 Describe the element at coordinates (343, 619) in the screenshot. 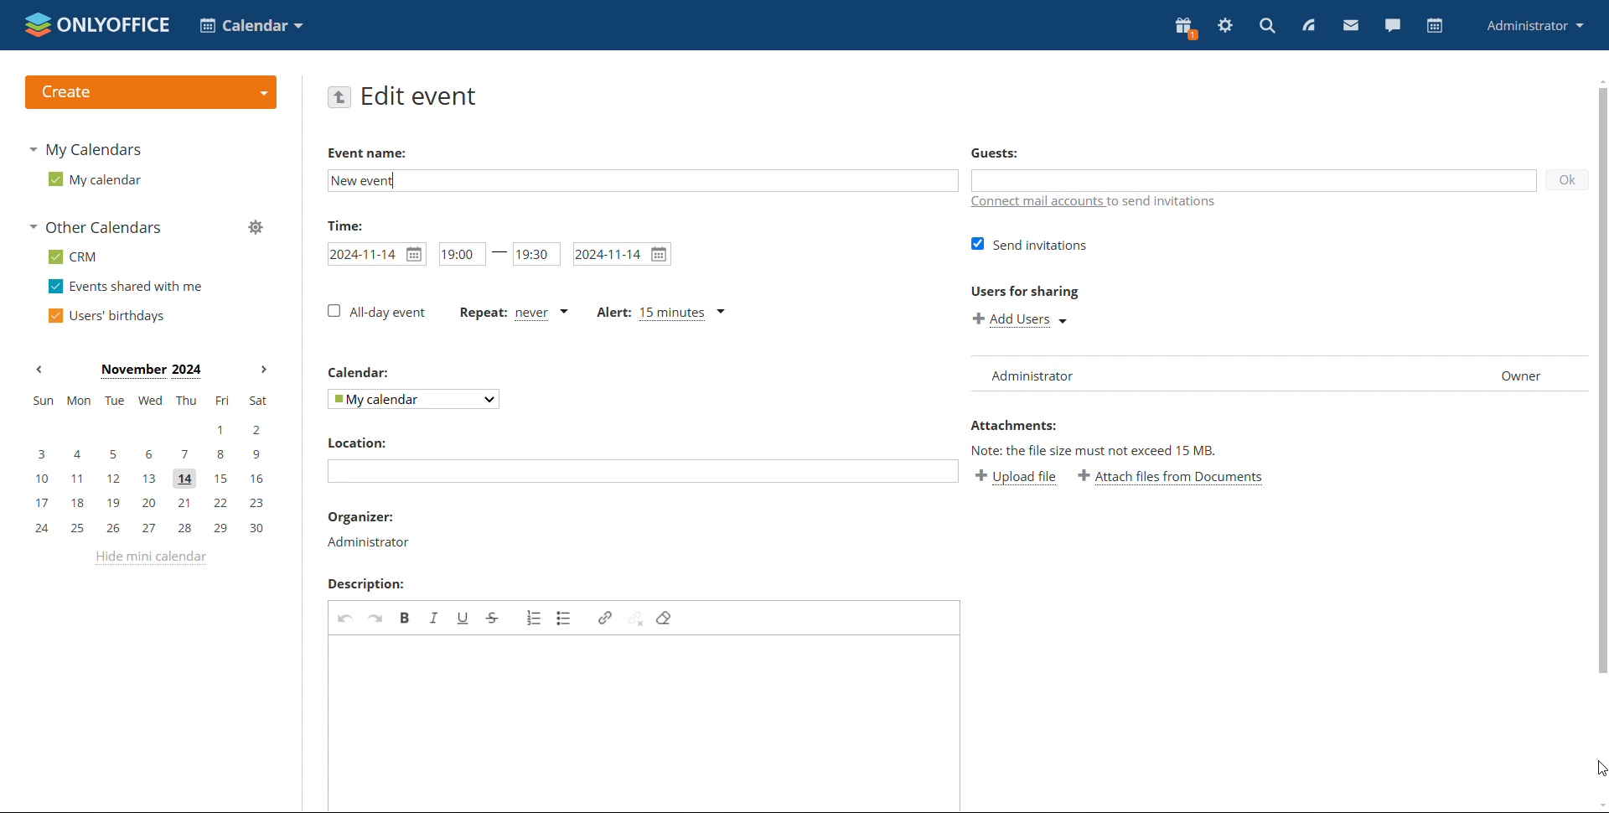

I see `undo` at that location.